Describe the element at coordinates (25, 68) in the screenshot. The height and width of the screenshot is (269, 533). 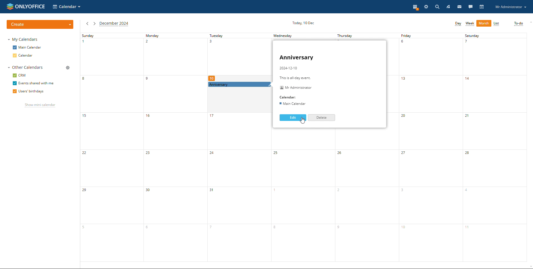
I see `other calendars` at that location.